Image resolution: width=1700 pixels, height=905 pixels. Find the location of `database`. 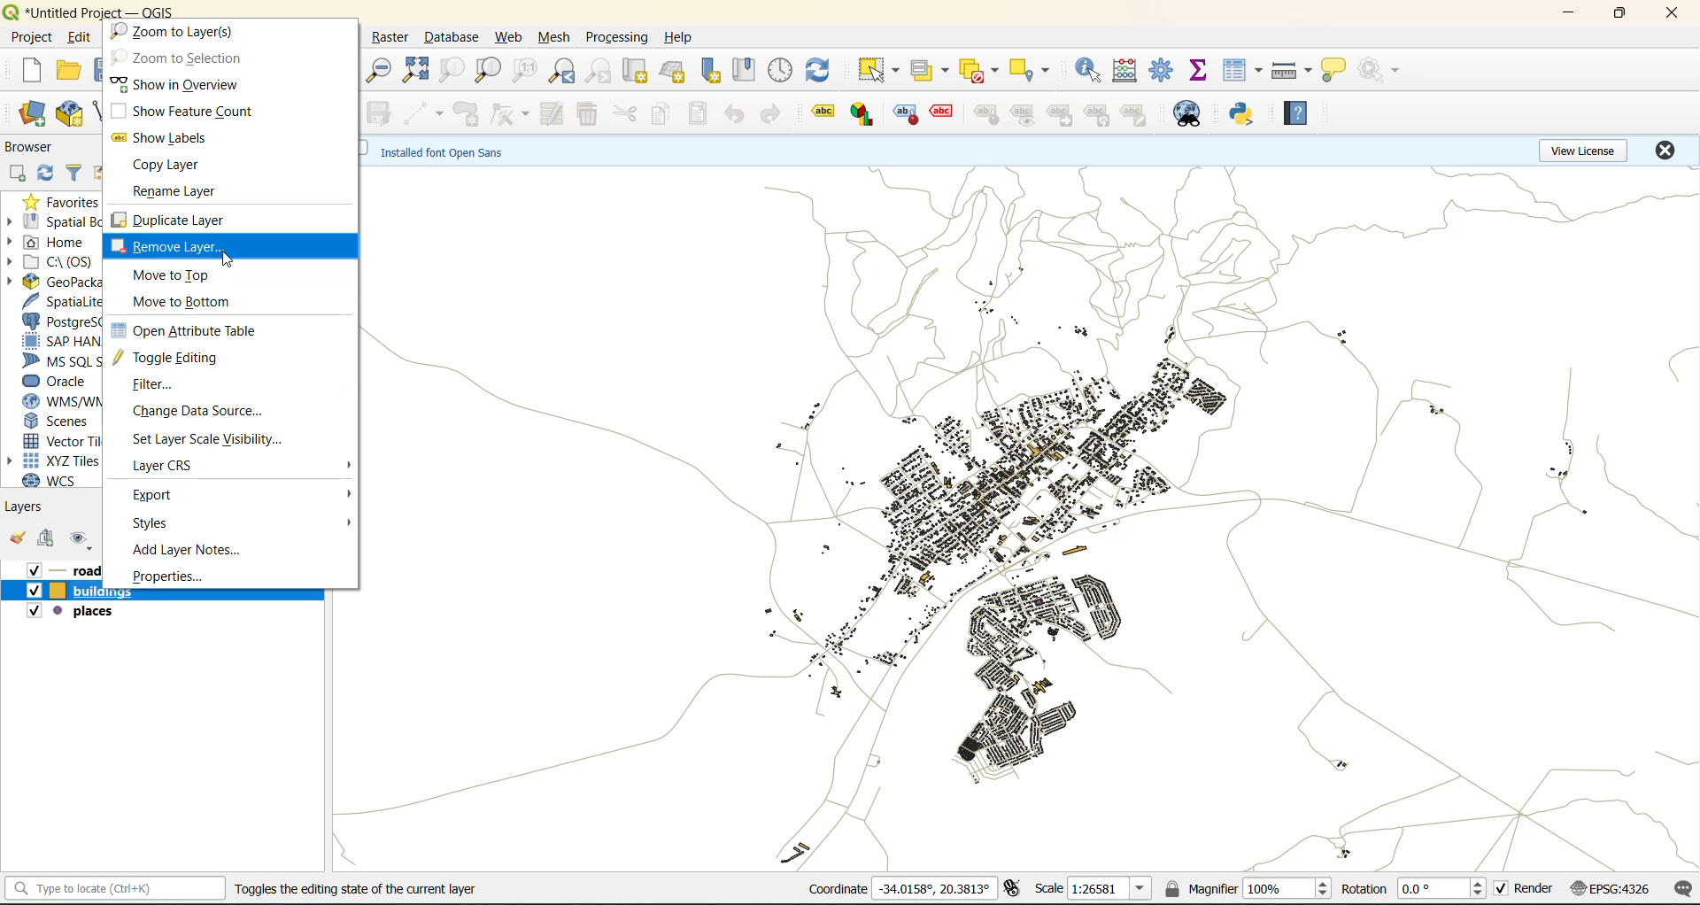

database is located at coordinates (450, 40).